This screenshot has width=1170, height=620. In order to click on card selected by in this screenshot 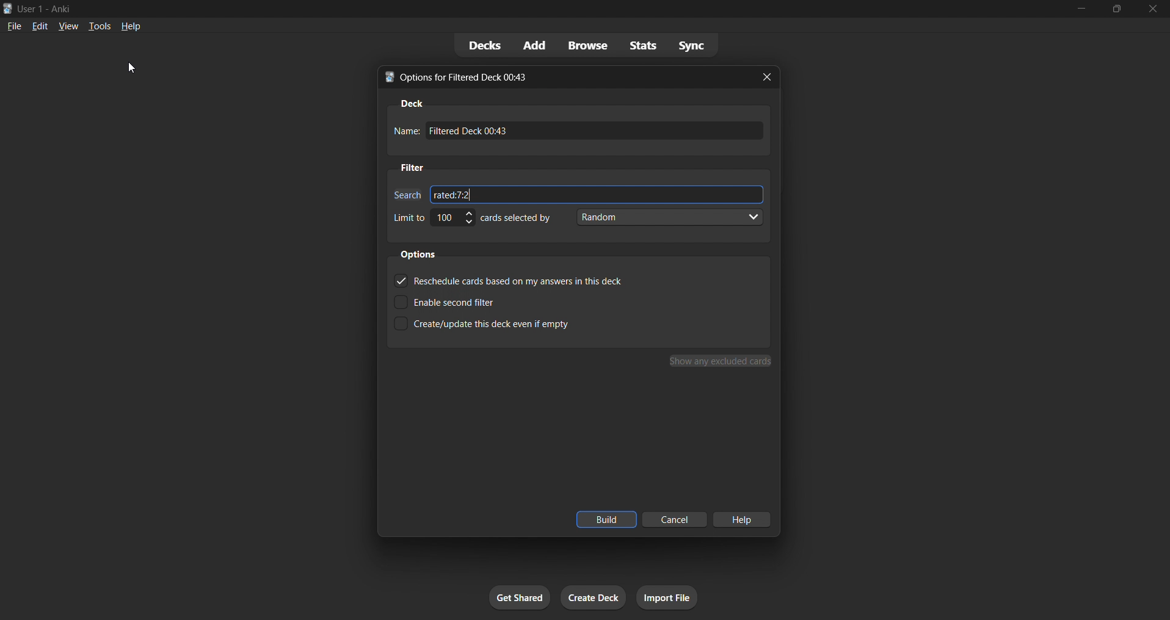, I will do `click(520, 219)`.